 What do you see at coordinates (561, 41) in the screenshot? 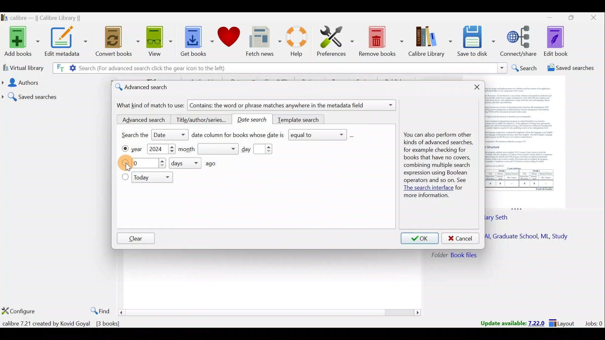
I see `Edit book` at bounding box center [561, 41].